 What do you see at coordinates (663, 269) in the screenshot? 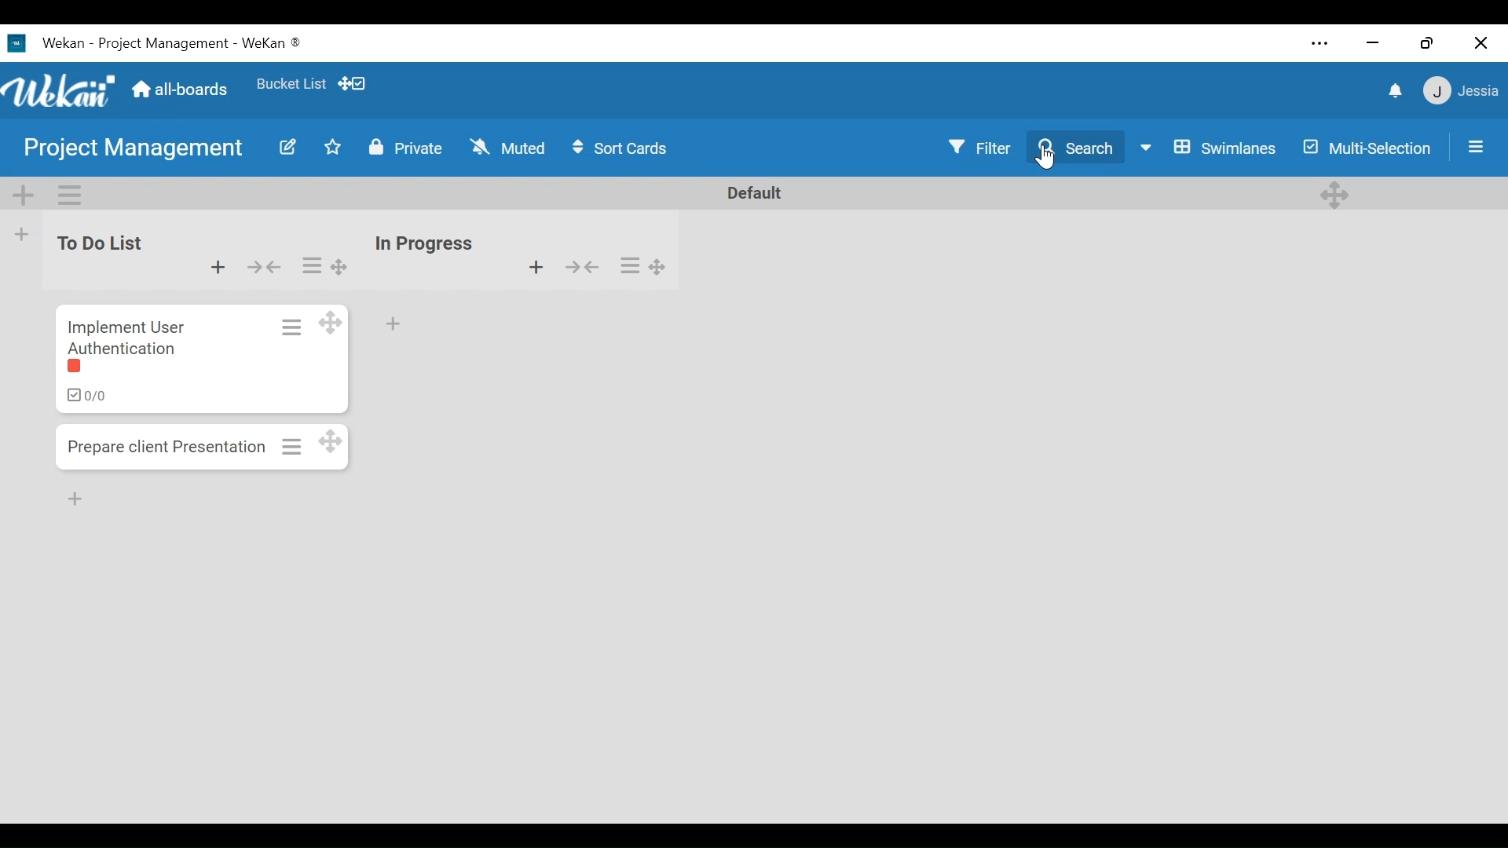
I see `Desktop drag handles` at bounding box center [663, 269].